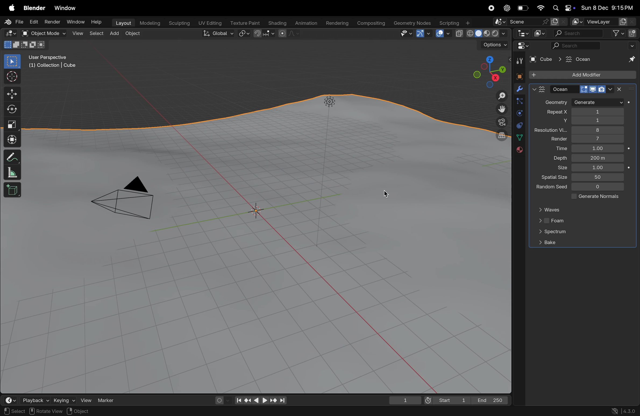 This screenshot has height=416, width=640. I want to click on scale, so click(12, 125).